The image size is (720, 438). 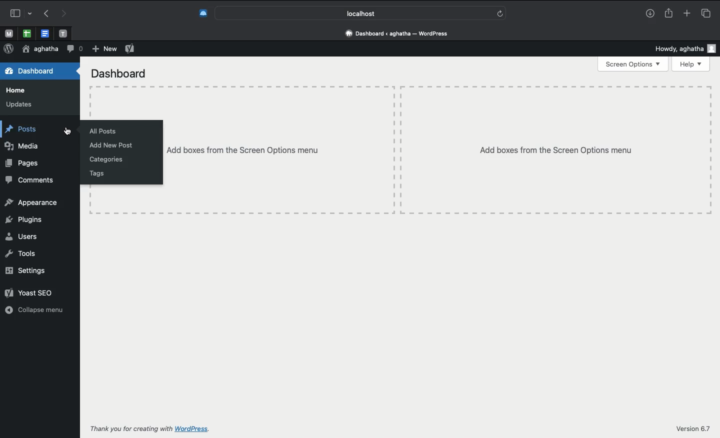 I want to click on Address, so click(x=398, y=33).